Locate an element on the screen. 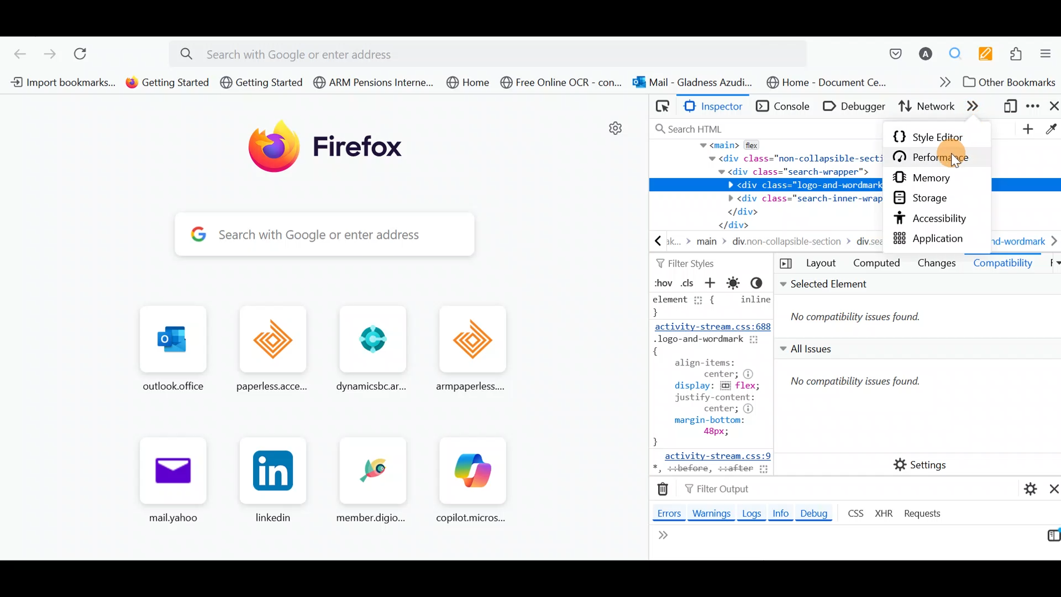 Image resolution: width=1061 pixels, height=597 pixels. Toggle pseudo classes is located at coordinates (661, 283).